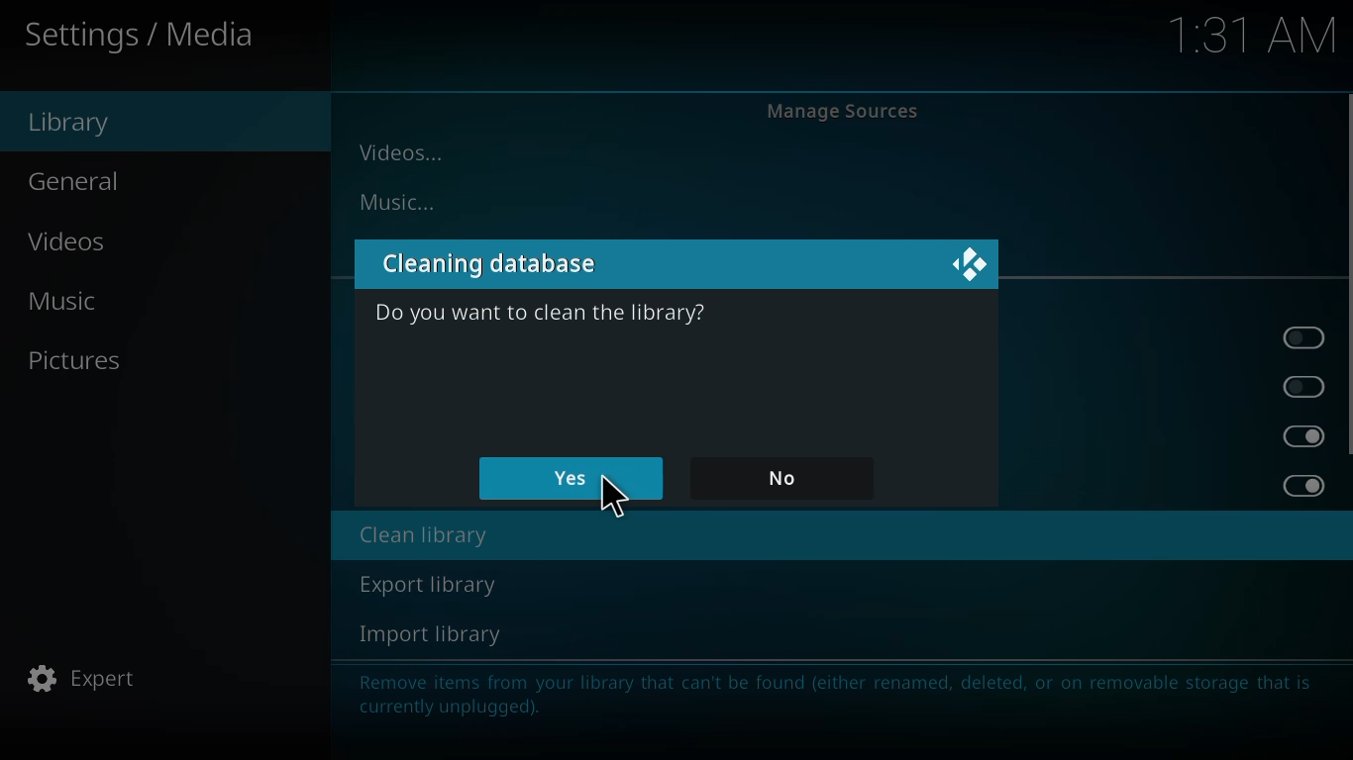 Image resolution: width=1353 pixels, height=760 pixels. I want to click on Videos, so click(64, 242).